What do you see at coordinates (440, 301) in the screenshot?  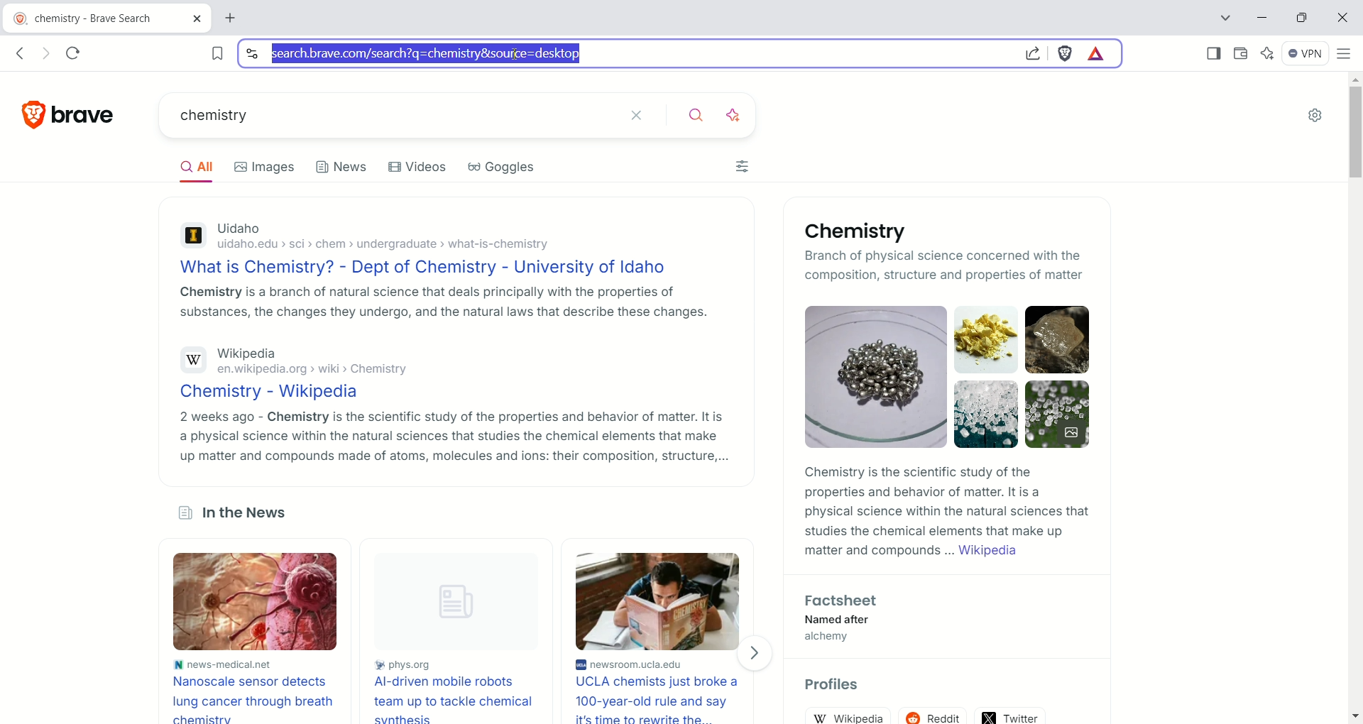 I see `Chemistry is a branch of natural science that deals principally with the properties of substances, the changes they undergo, and the natural laws that describe these changes.` at bounding box center [440, 301].